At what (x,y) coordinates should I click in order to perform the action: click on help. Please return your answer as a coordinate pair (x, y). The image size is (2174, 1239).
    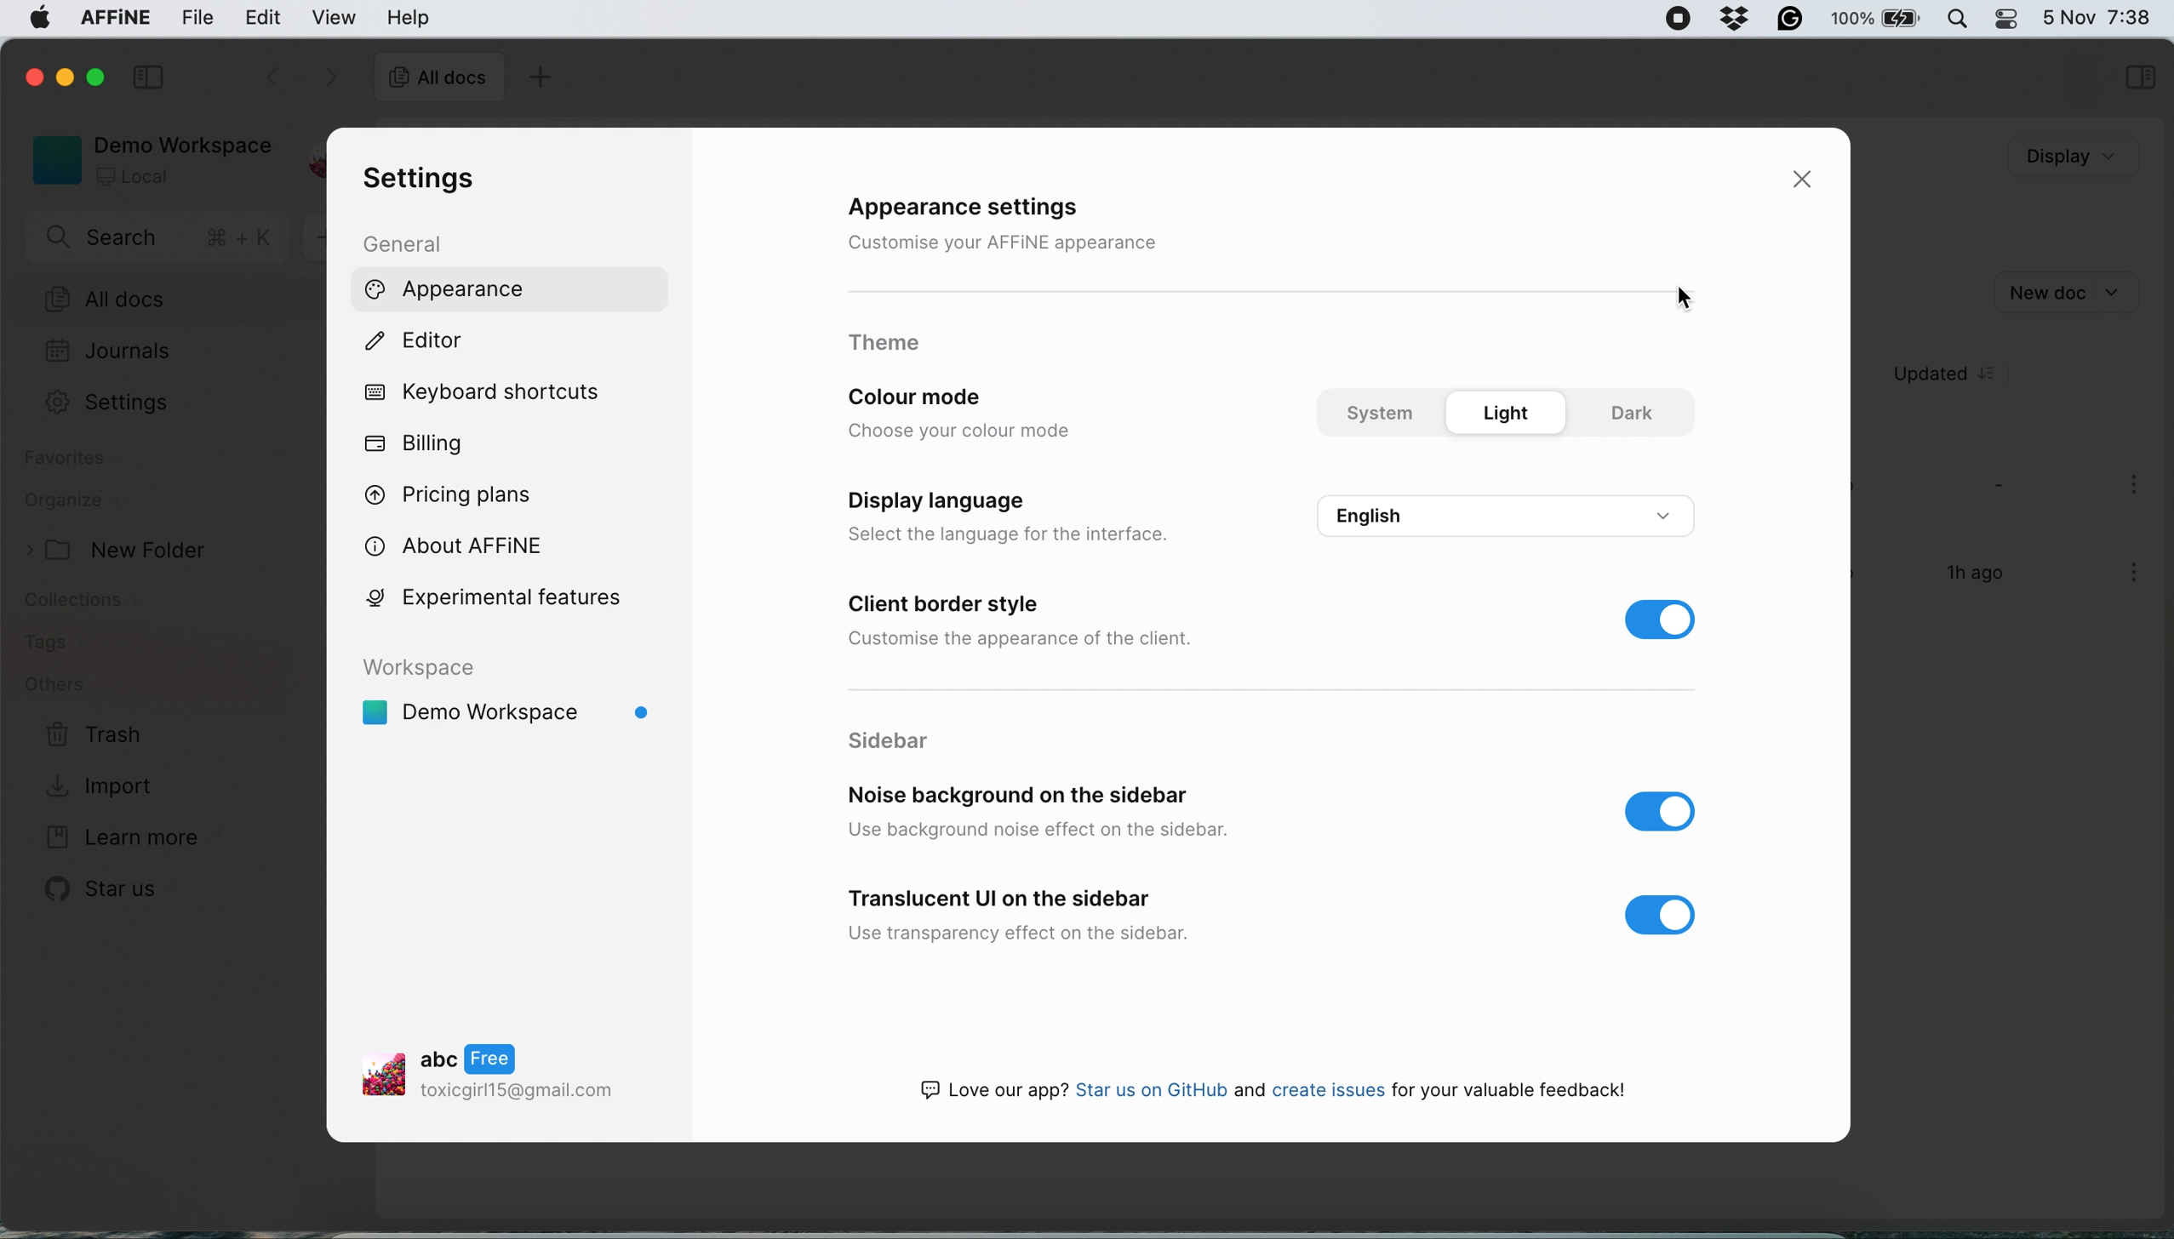
    Looking at the image, I should click on (409, 16).